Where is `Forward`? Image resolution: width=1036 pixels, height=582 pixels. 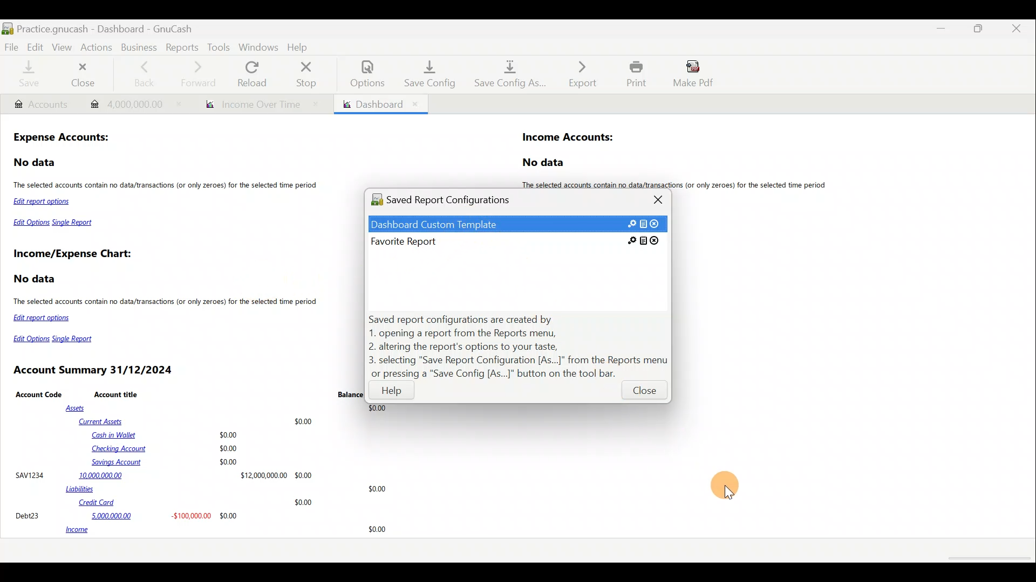 Forward is located at coordinates (202, 74).